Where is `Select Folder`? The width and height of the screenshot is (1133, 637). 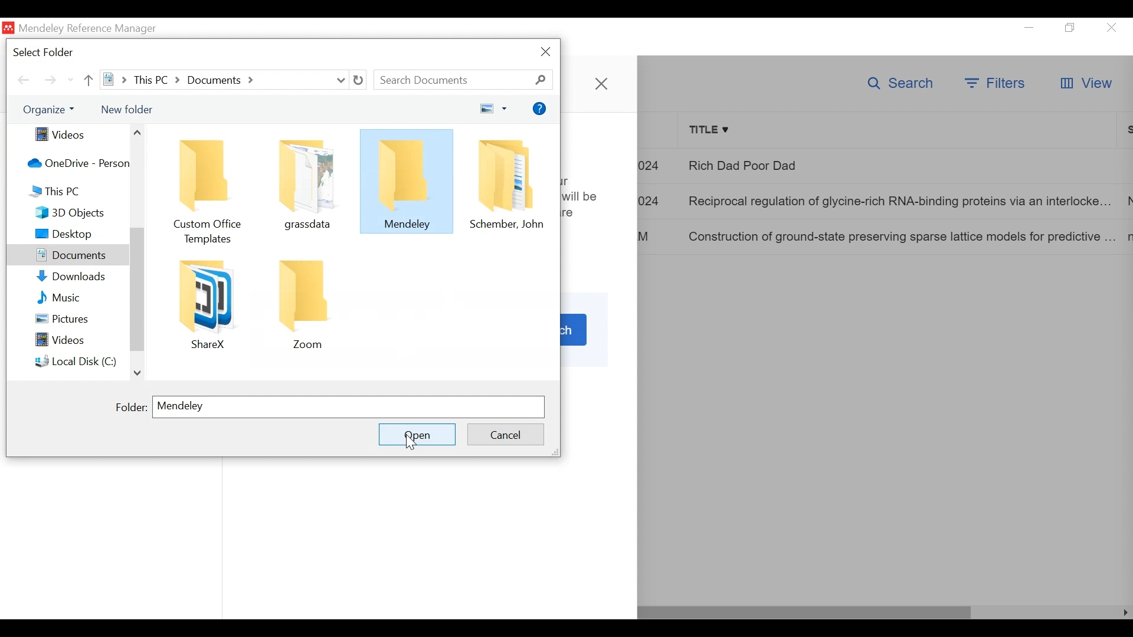 Select Folder is located at coordinates (47, 52).